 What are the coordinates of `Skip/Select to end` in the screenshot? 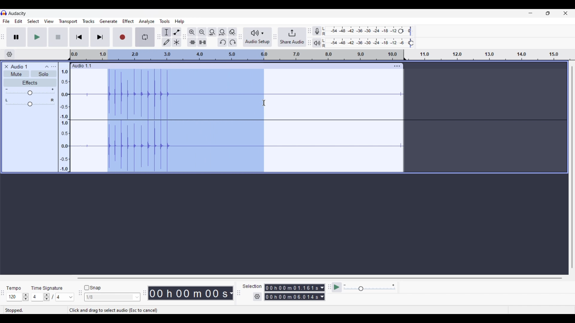 It's located at (100, 37).